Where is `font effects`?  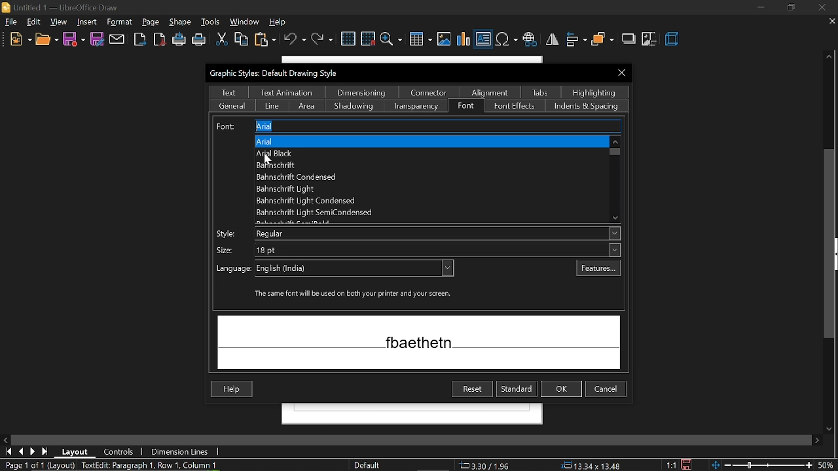
font effects is located at coordinates (514, 107).